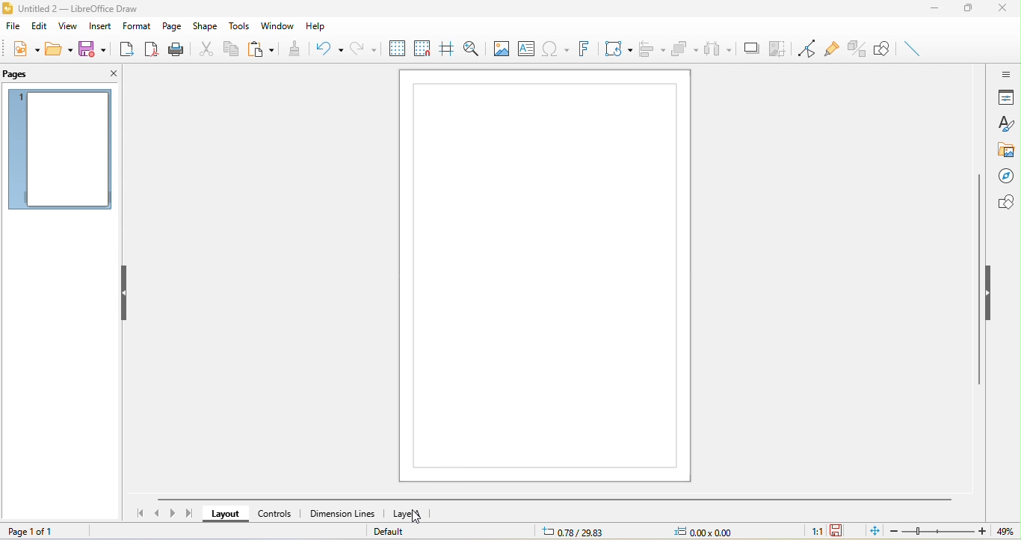  I want to click on page 1 canvas, so click(547, 275).